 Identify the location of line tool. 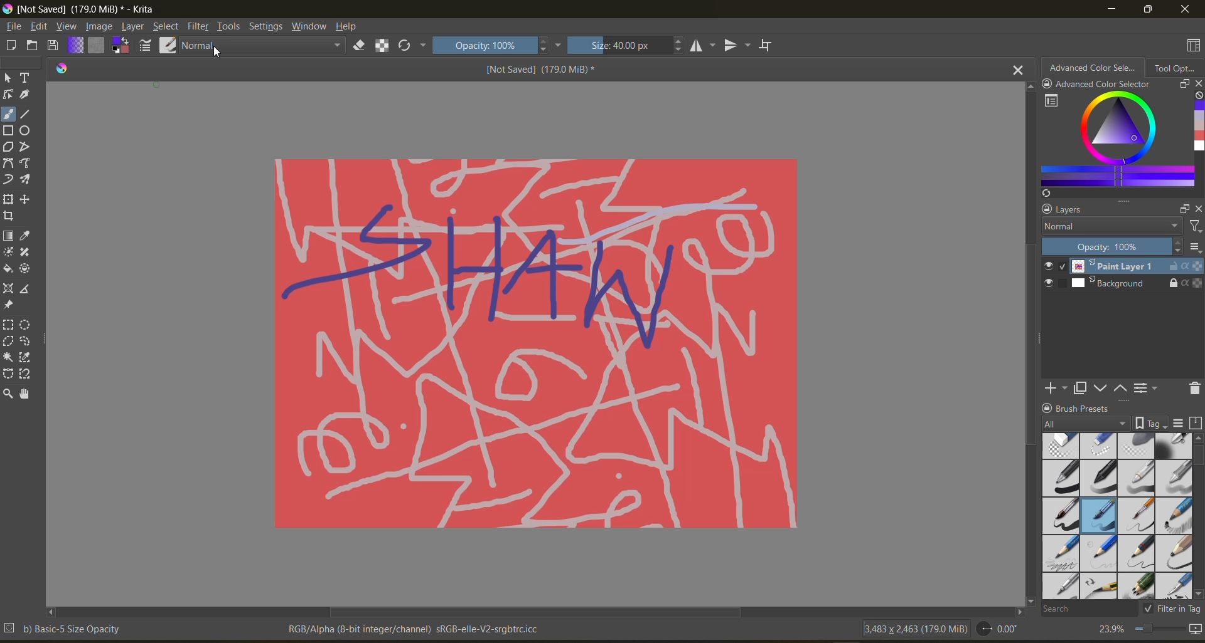
(26, 113).